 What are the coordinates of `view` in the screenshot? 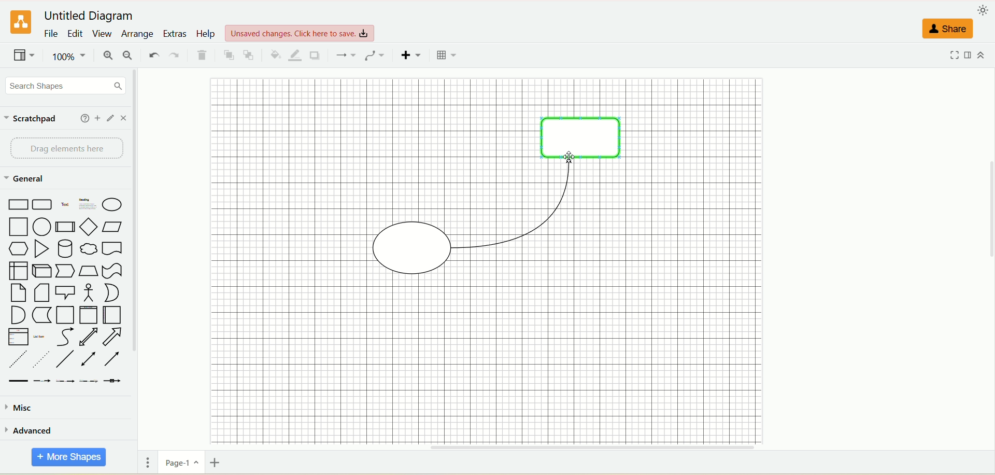 It's located at (301, 32).